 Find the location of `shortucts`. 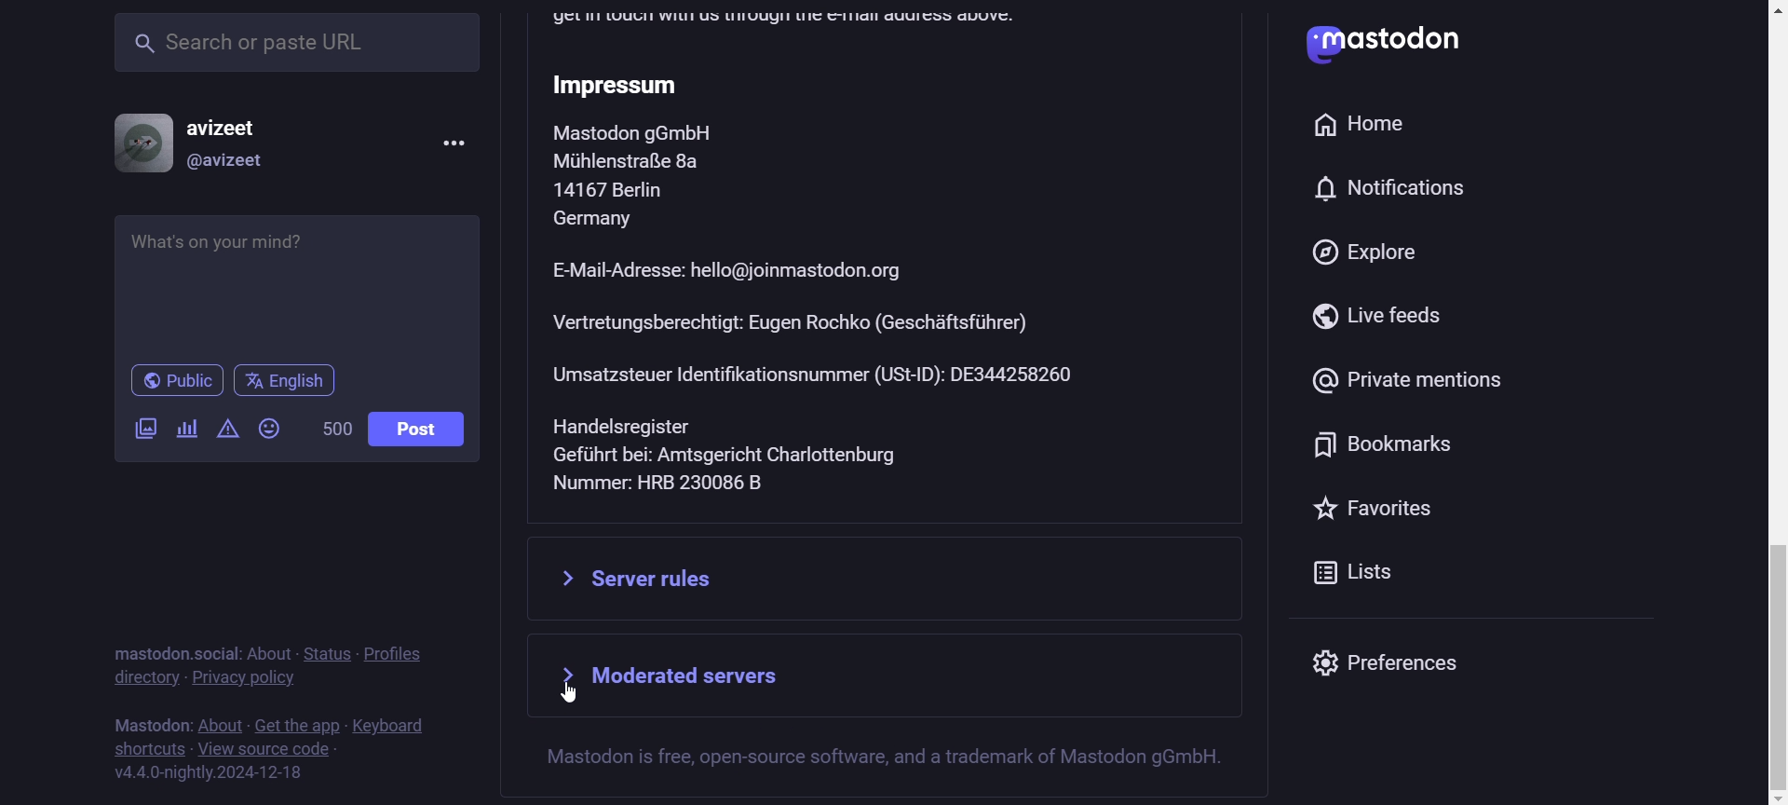

shortucts is located at coordinates (148, 748).